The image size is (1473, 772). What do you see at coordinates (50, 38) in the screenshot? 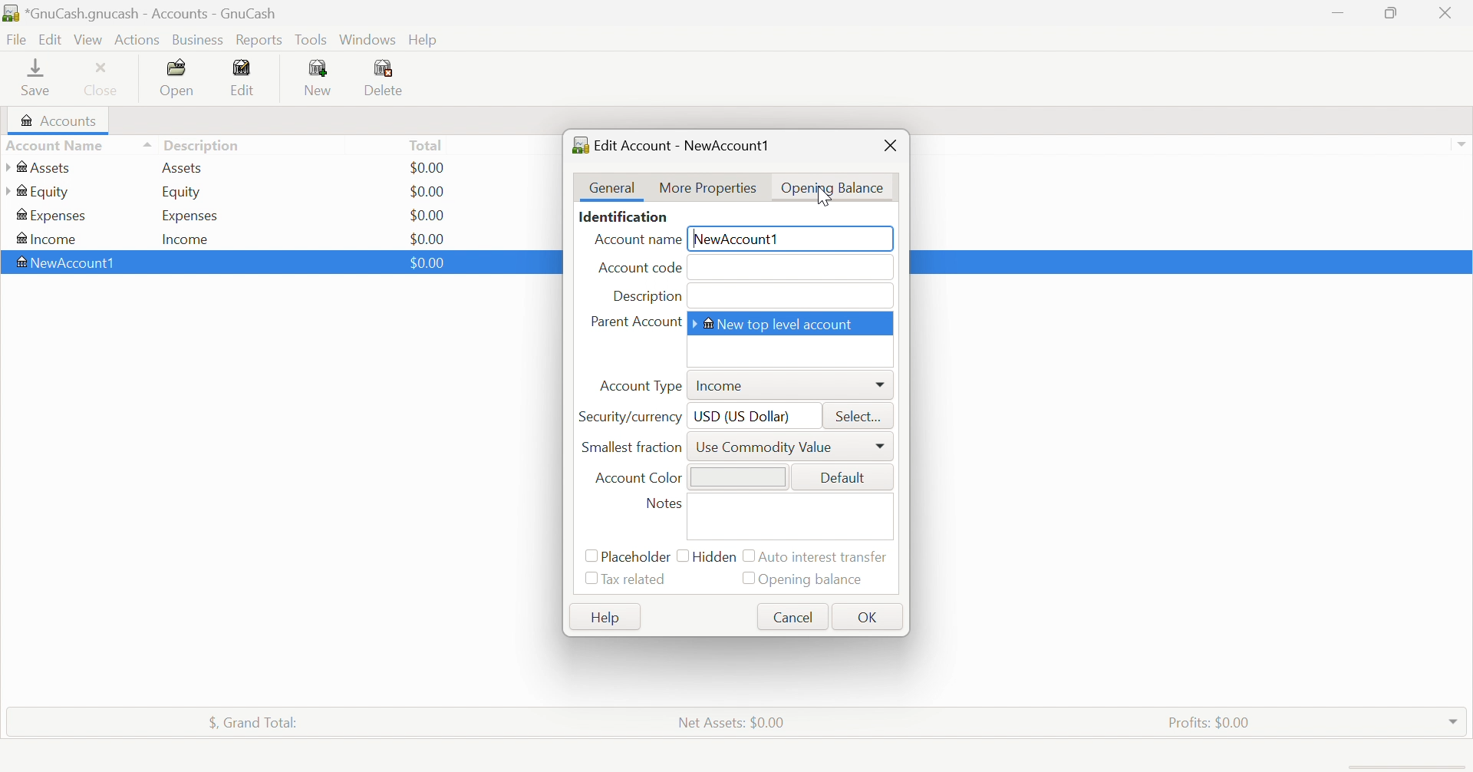
I see `Edit` at bounding box center [50, 38].